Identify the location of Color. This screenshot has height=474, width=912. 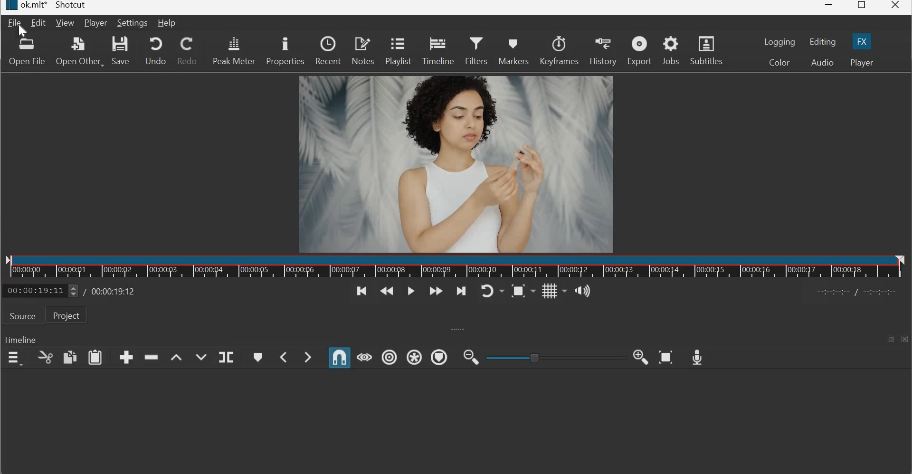
(780, 62).